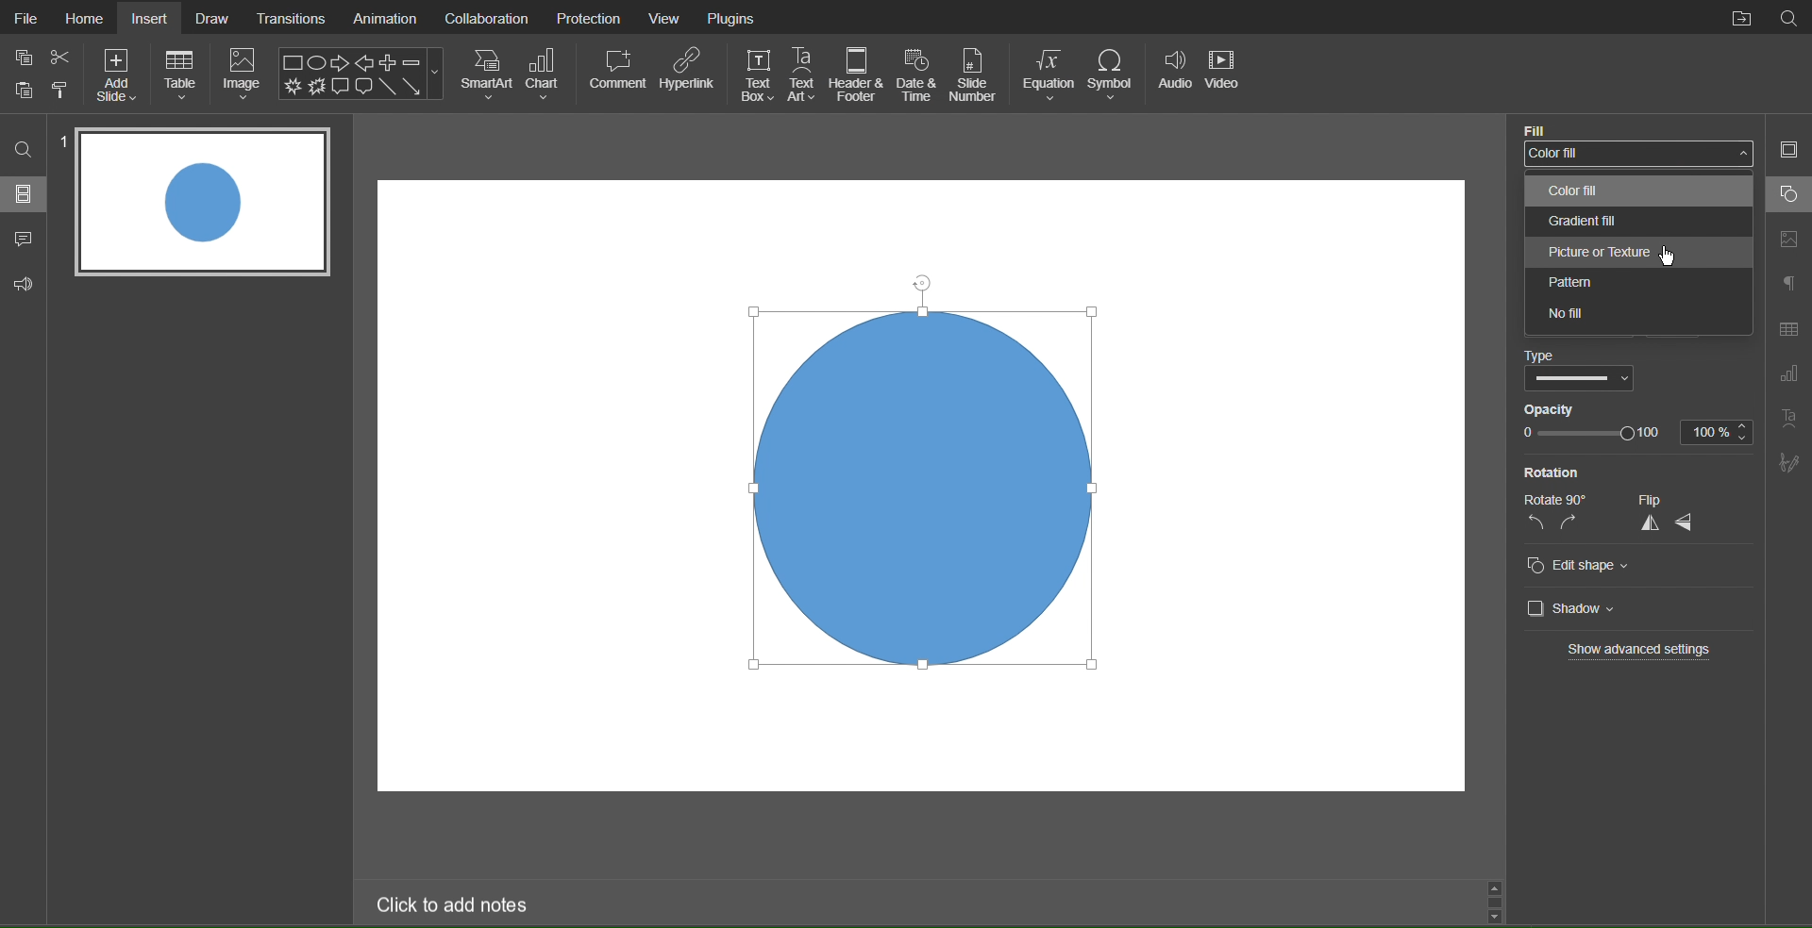 Image resolution: width=1812 pixels, height=928 pixels. I want to click on rotate right, so click(1569, 523).